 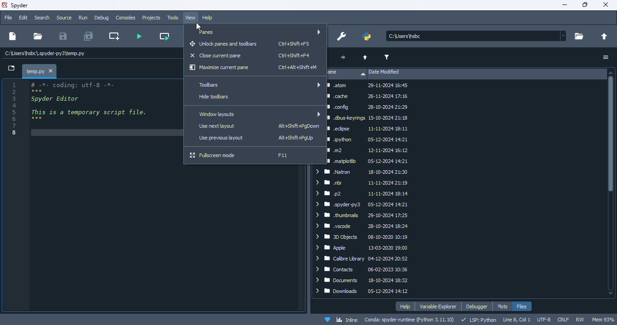 What do you see at coordinates (215, 55) in the screenshot?
I see `close current pane` at bounding box center [215, 55].